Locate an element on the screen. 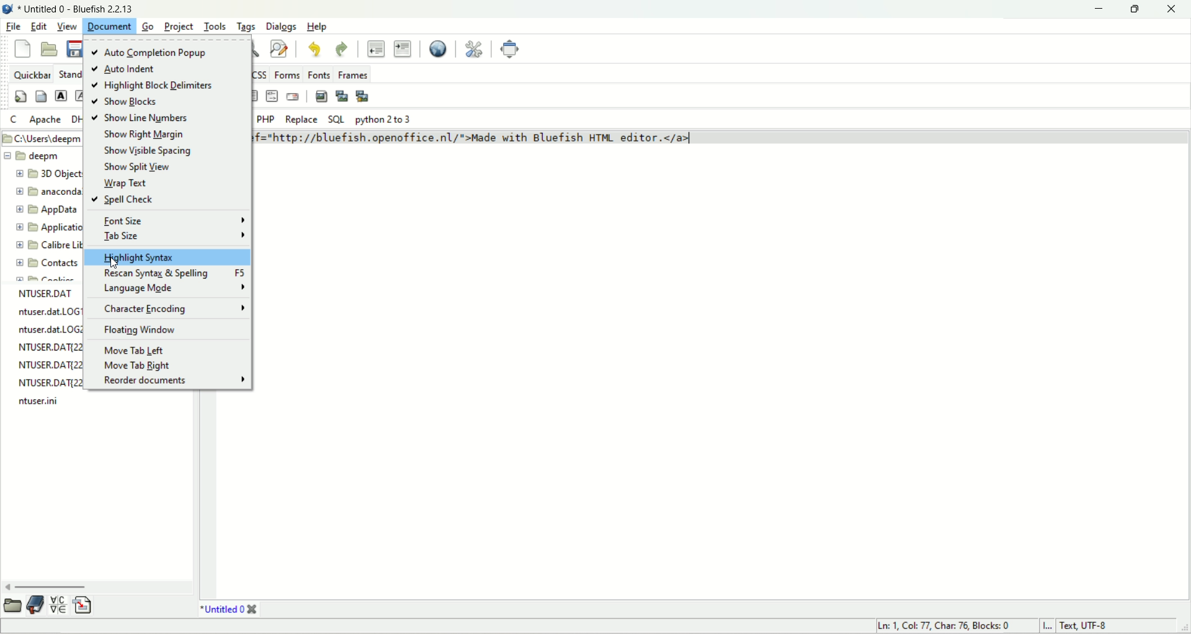 Image resolution: width=1191 pixels, height=634 pixels. character encoding is located at coordinates (176, 308).